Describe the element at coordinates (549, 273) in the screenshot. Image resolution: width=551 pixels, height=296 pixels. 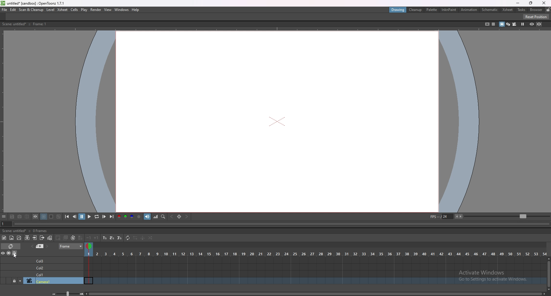
I see `scroll bar` at that location.